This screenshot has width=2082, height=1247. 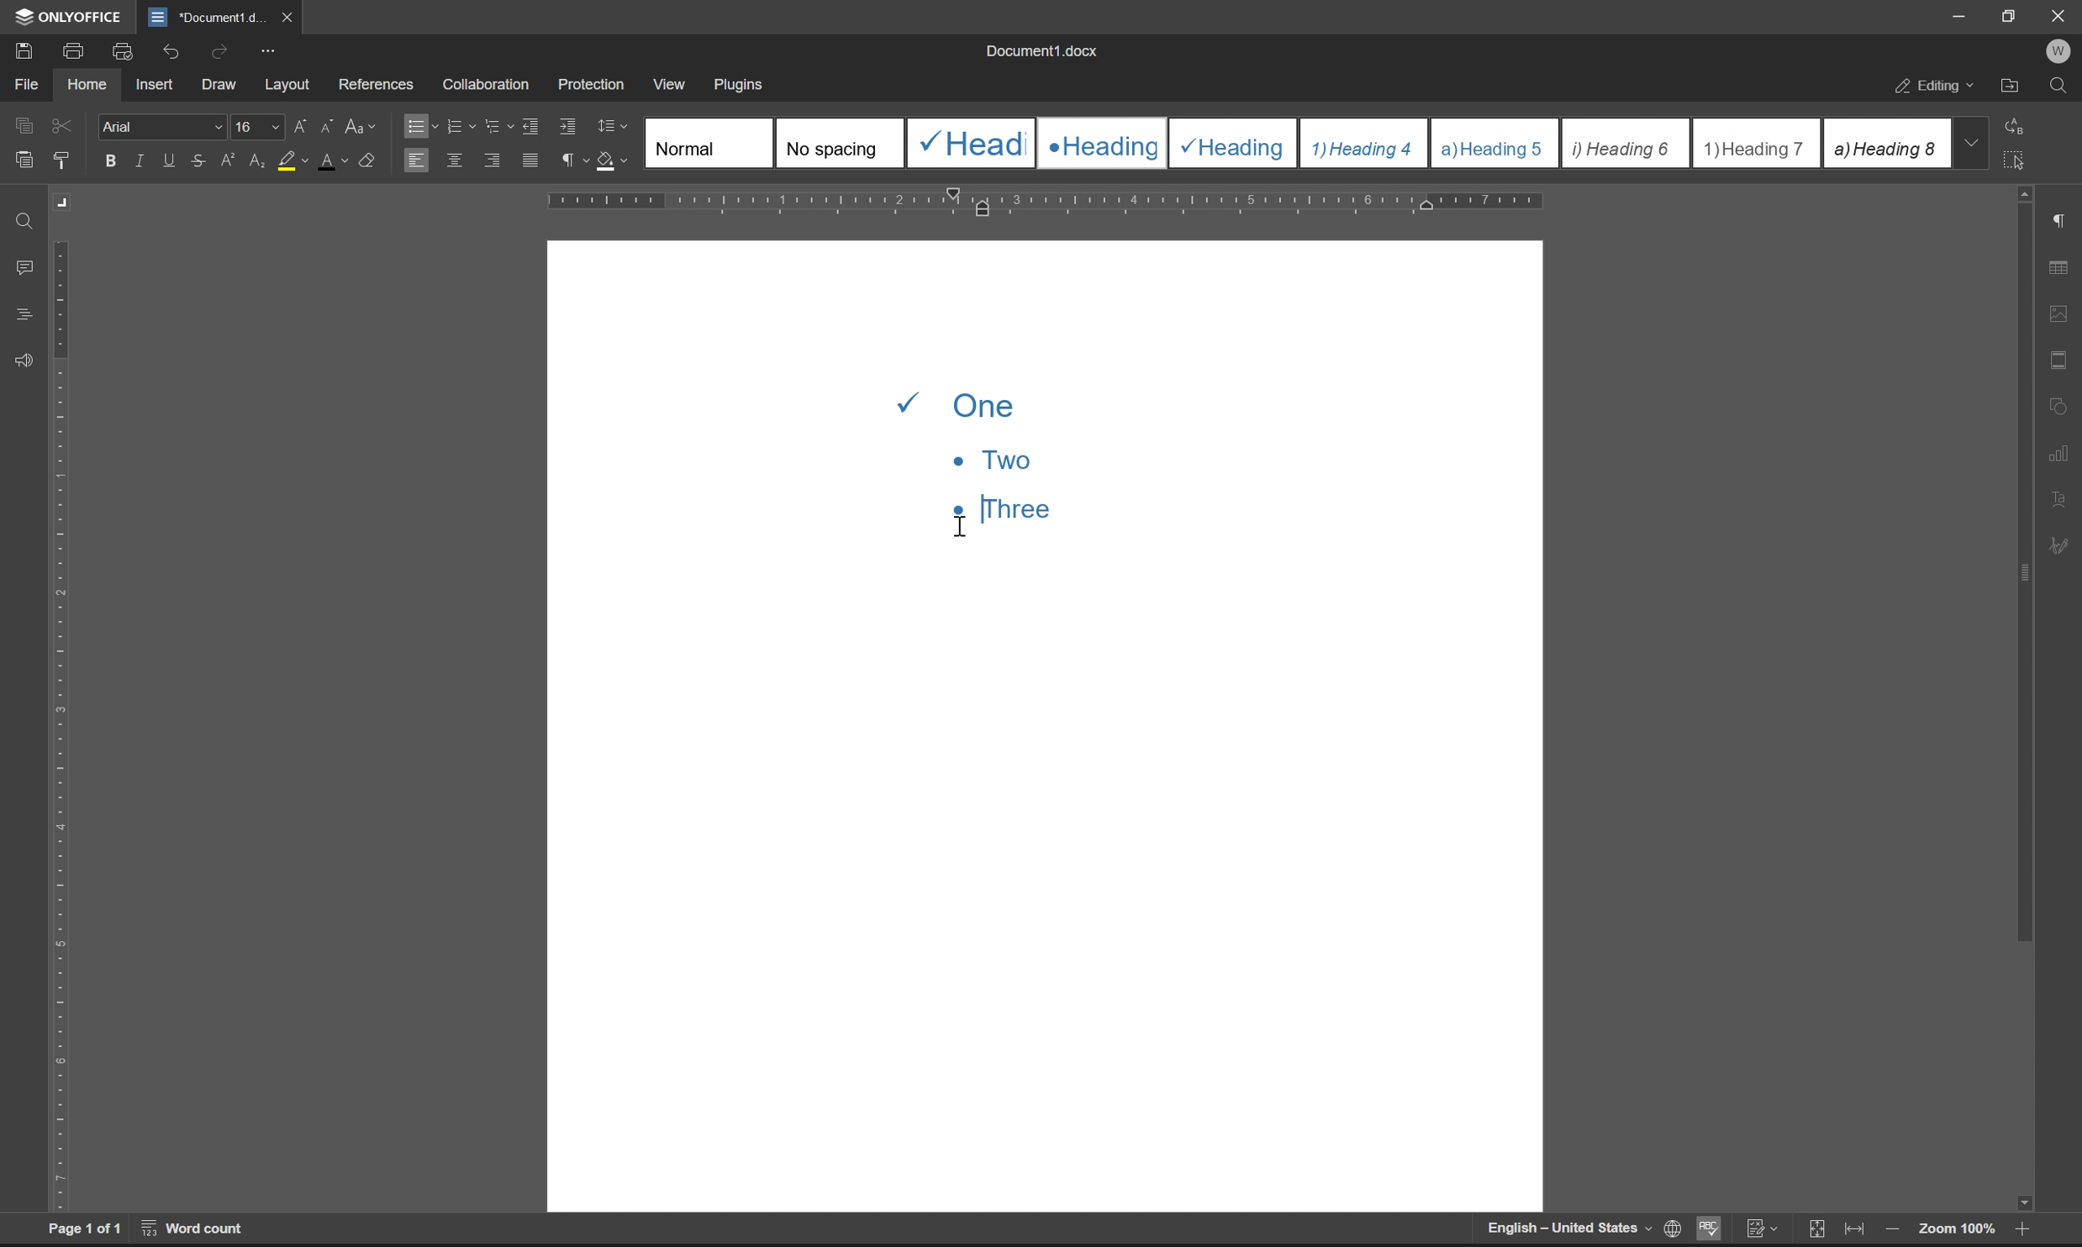 I want to click on Margin, so click(x=65, y=203).